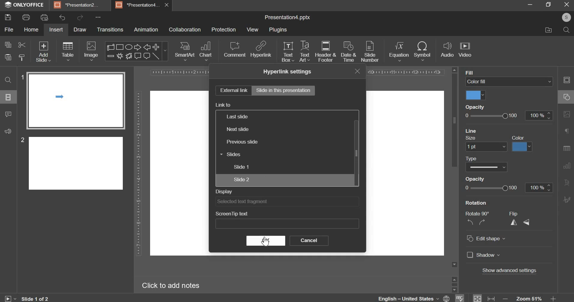  I want to click on , so click(289, 224).